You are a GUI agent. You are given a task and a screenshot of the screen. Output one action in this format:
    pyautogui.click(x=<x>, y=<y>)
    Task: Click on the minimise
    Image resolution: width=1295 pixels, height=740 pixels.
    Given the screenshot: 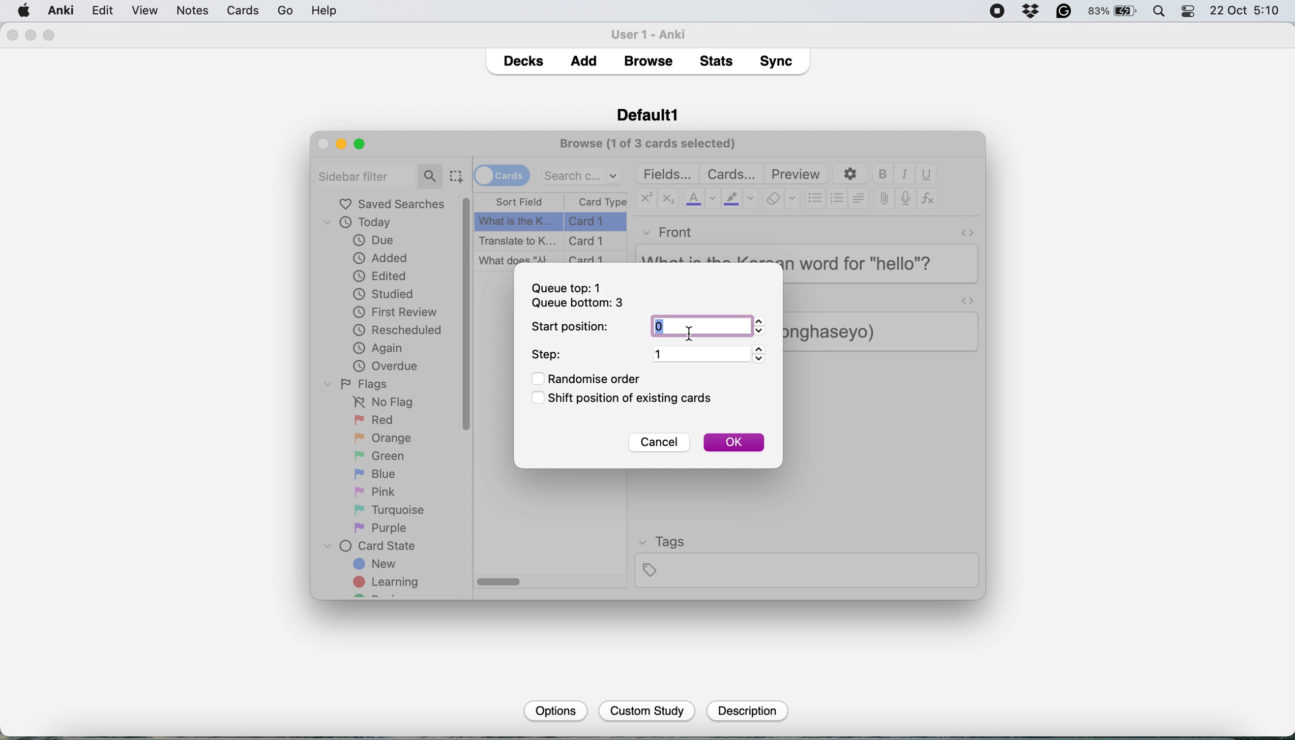 What is the action you would take?
    pyautogui.click(x=341, y=144)
    